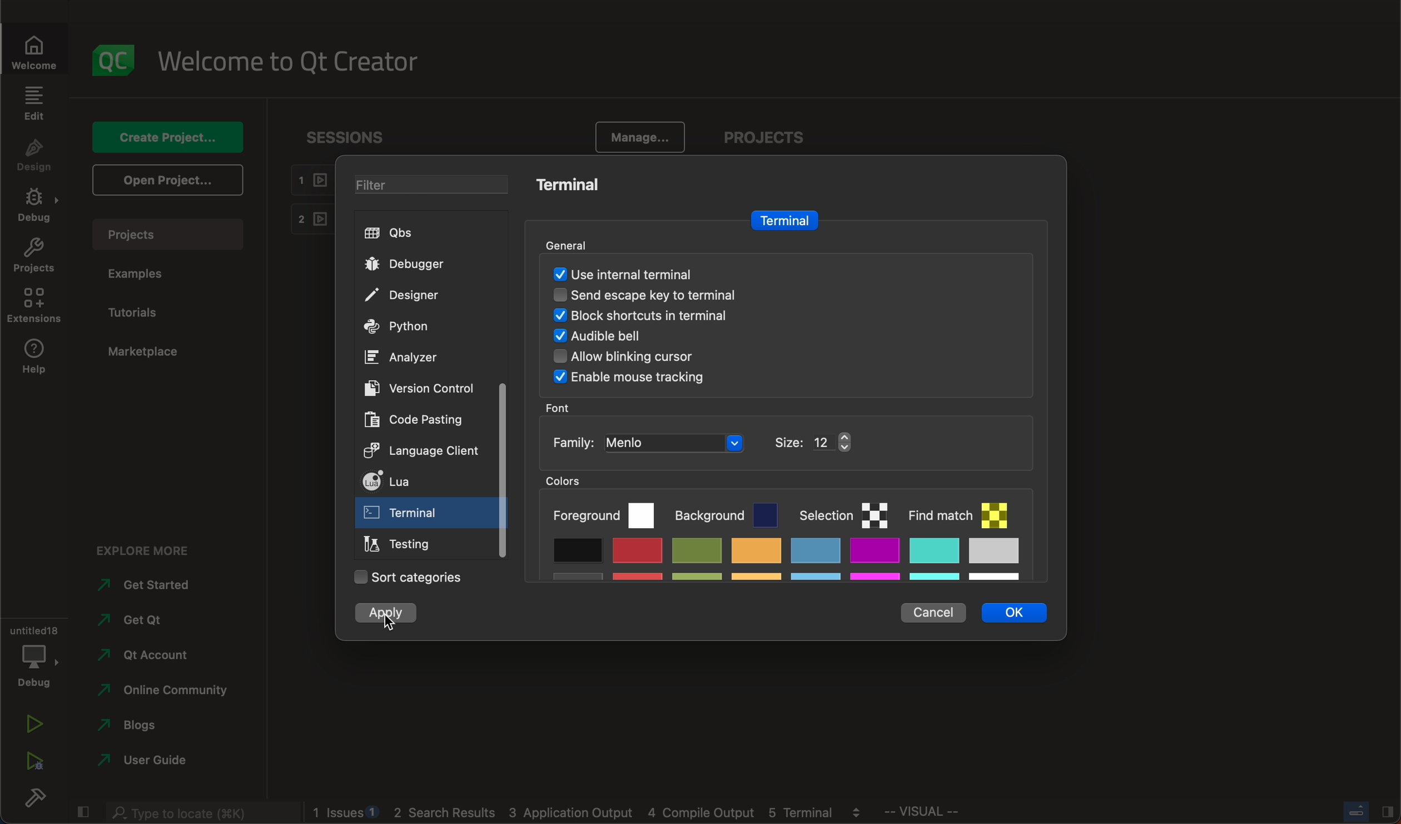  Describe the element at coordinates (624, 274) in the screenshot. I see `auto detected` at that location.